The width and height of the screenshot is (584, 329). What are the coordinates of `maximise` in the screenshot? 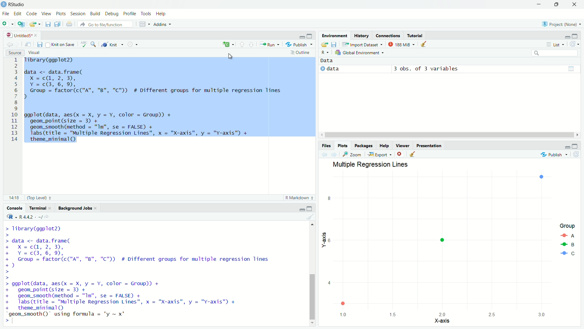 It's located at (310, 35).